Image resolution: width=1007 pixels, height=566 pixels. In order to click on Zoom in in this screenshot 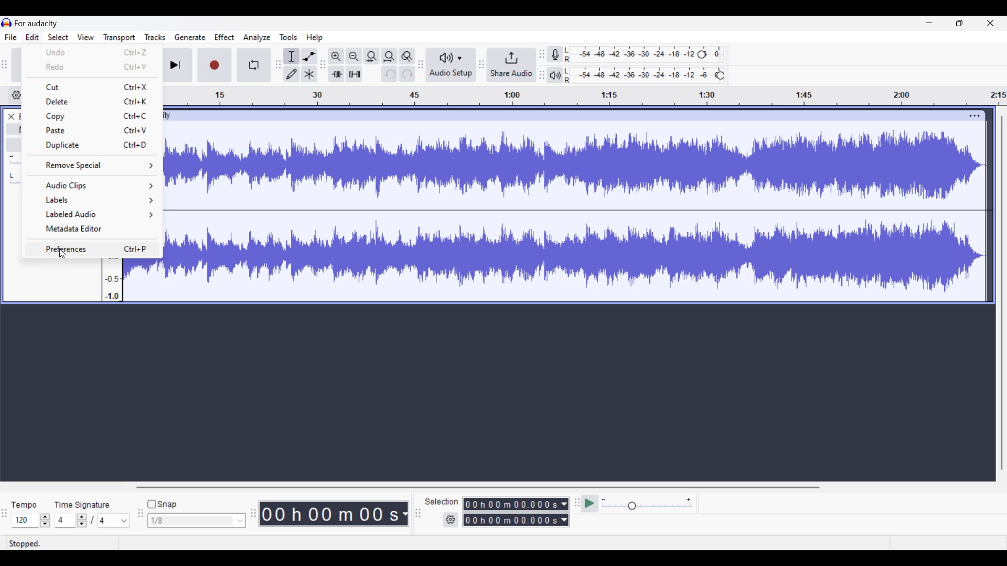, I will do `click(337, 57)`.